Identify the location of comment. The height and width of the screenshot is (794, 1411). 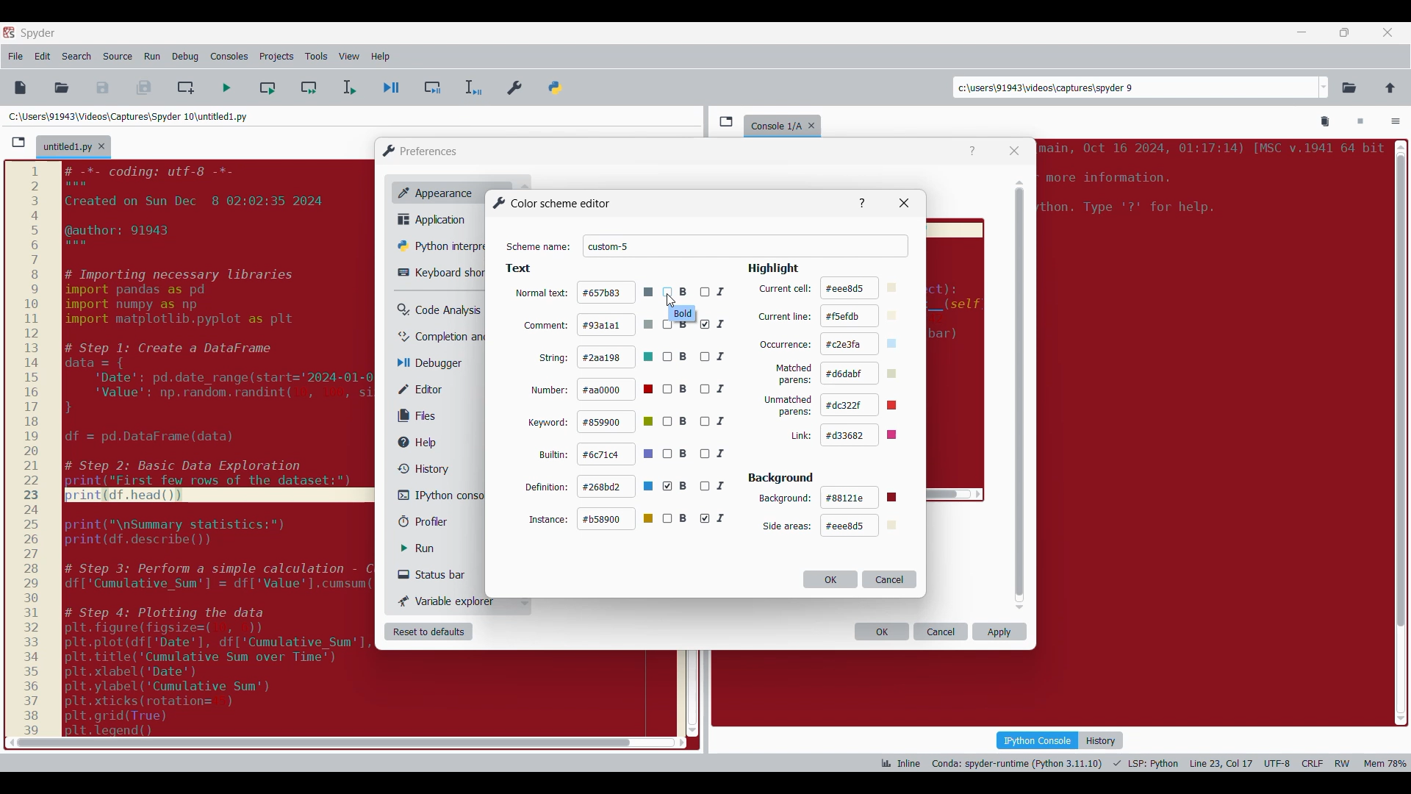
(545, 325).